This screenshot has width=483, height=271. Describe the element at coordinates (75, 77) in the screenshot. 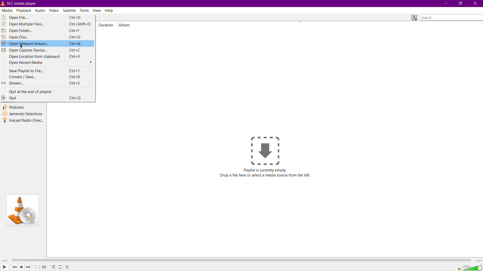

I see `Ctrl+R` at that location.